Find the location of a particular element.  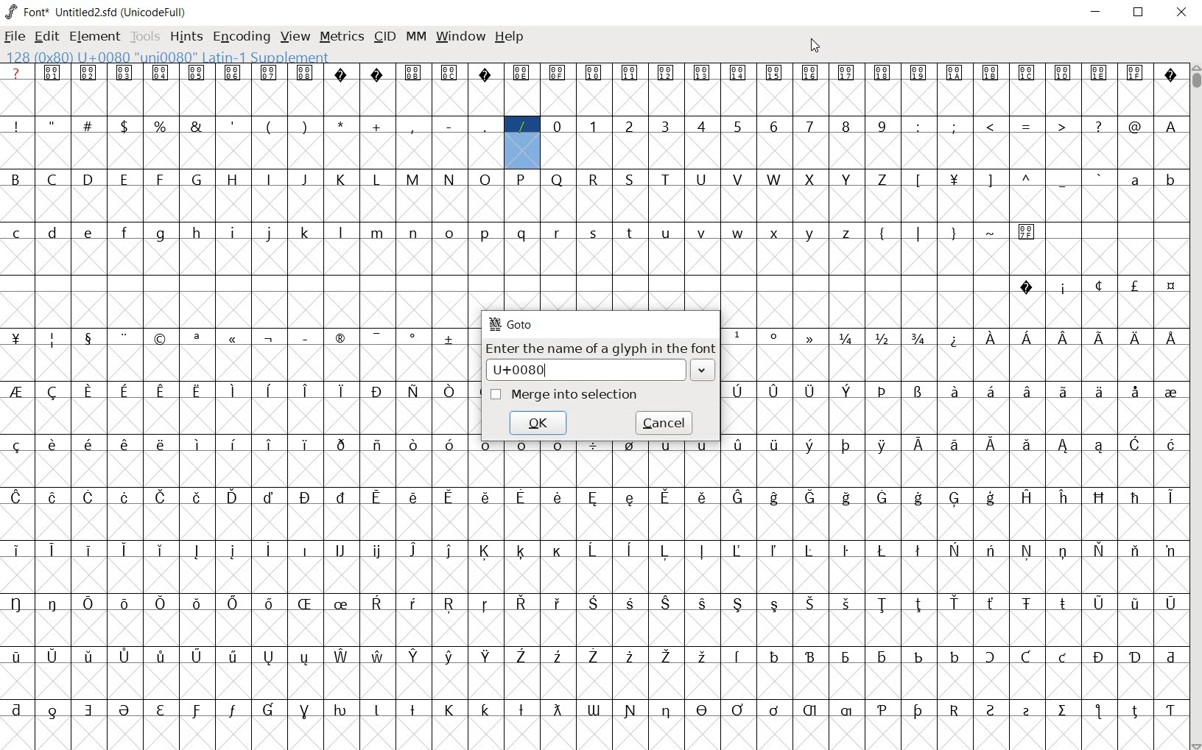

glyph is located at coordinates (558, 553).